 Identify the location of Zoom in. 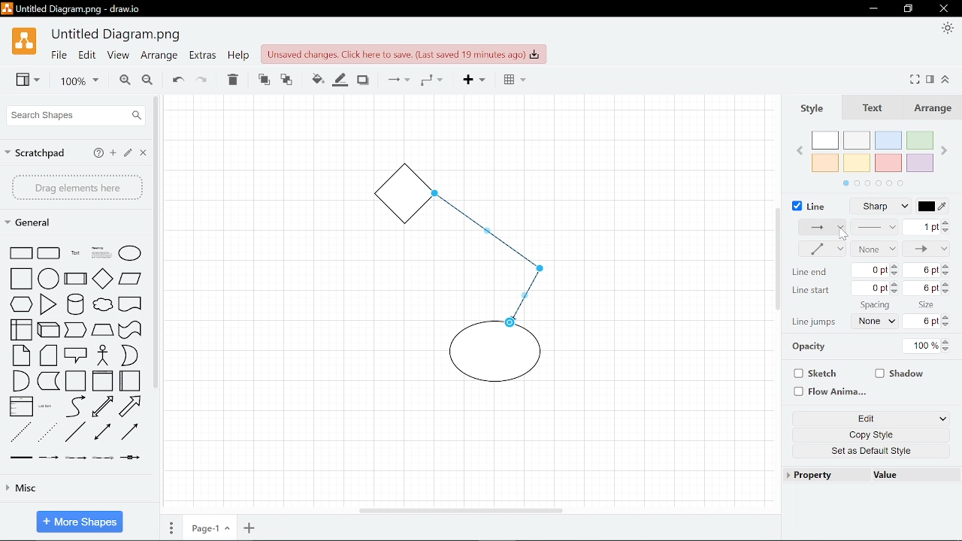
(122, 80).